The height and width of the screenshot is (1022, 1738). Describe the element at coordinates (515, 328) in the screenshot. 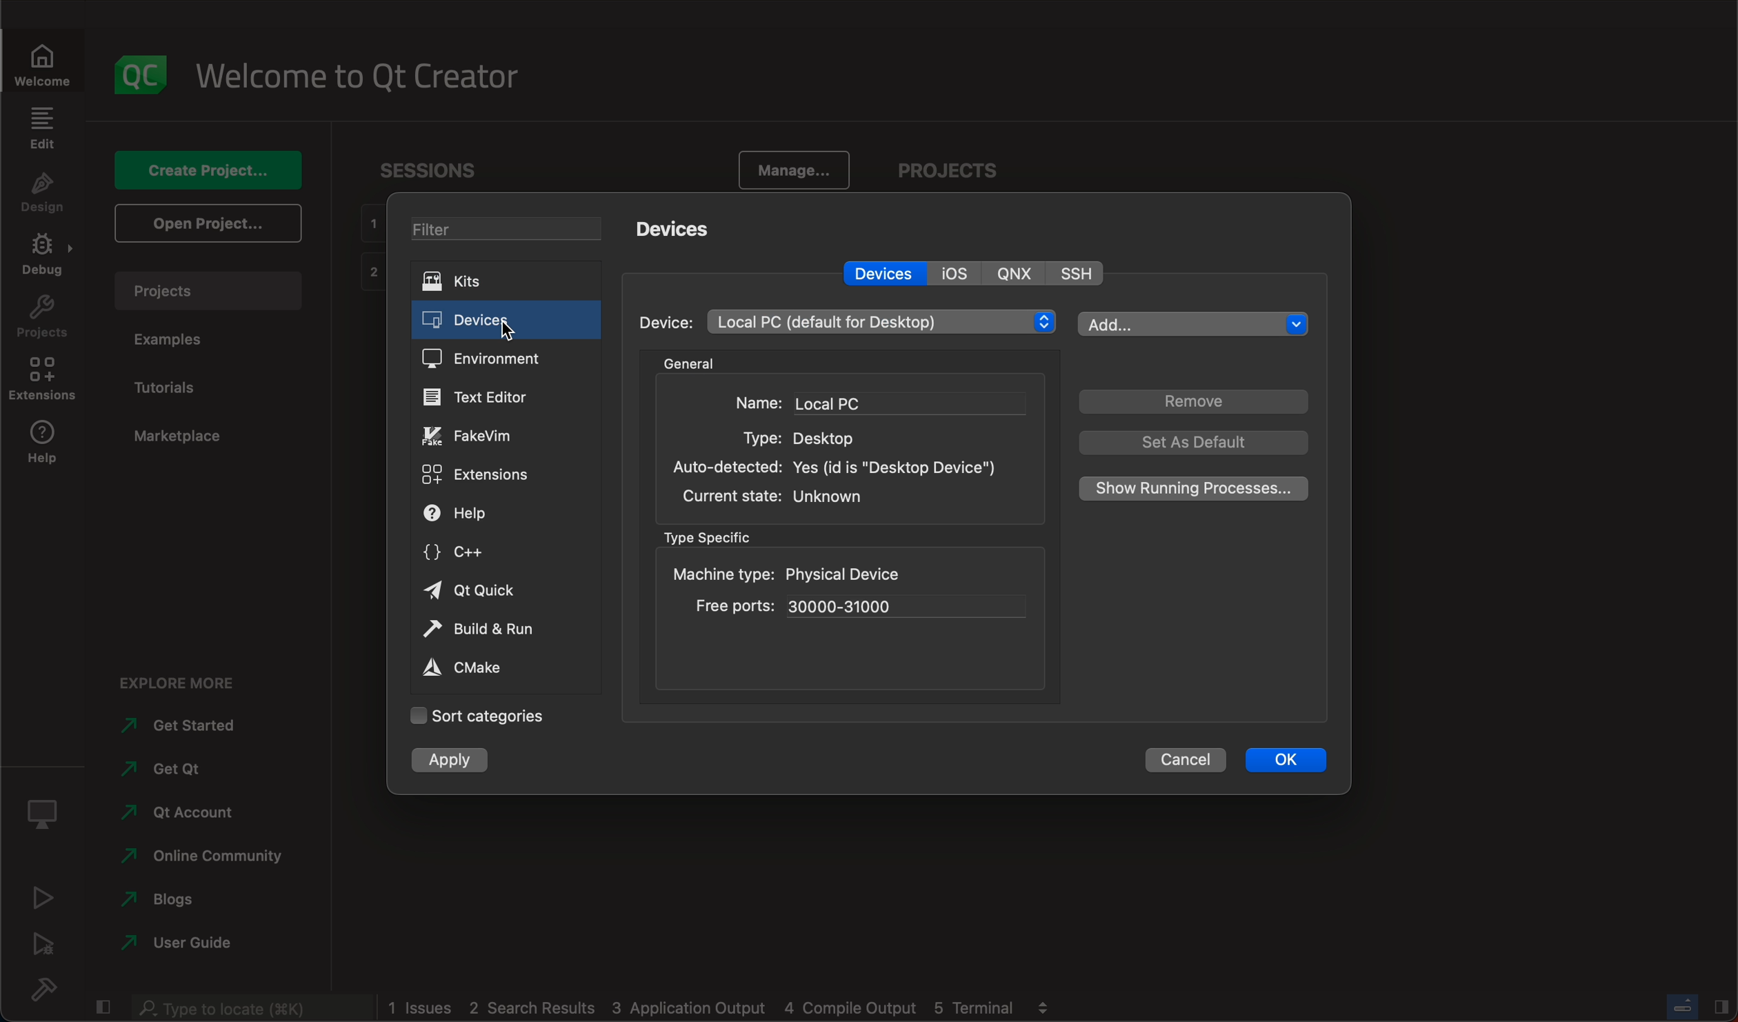

I see `cursor` at that location.